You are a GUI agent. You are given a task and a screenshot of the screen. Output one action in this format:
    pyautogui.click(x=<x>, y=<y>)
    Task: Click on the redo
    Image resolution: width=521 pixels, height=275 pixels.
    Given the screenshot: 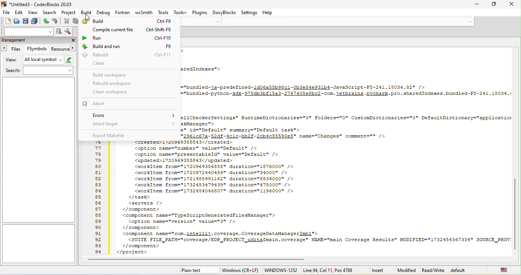 What is the action you would take?
    pyautogui.click(x=57, y=21)
    